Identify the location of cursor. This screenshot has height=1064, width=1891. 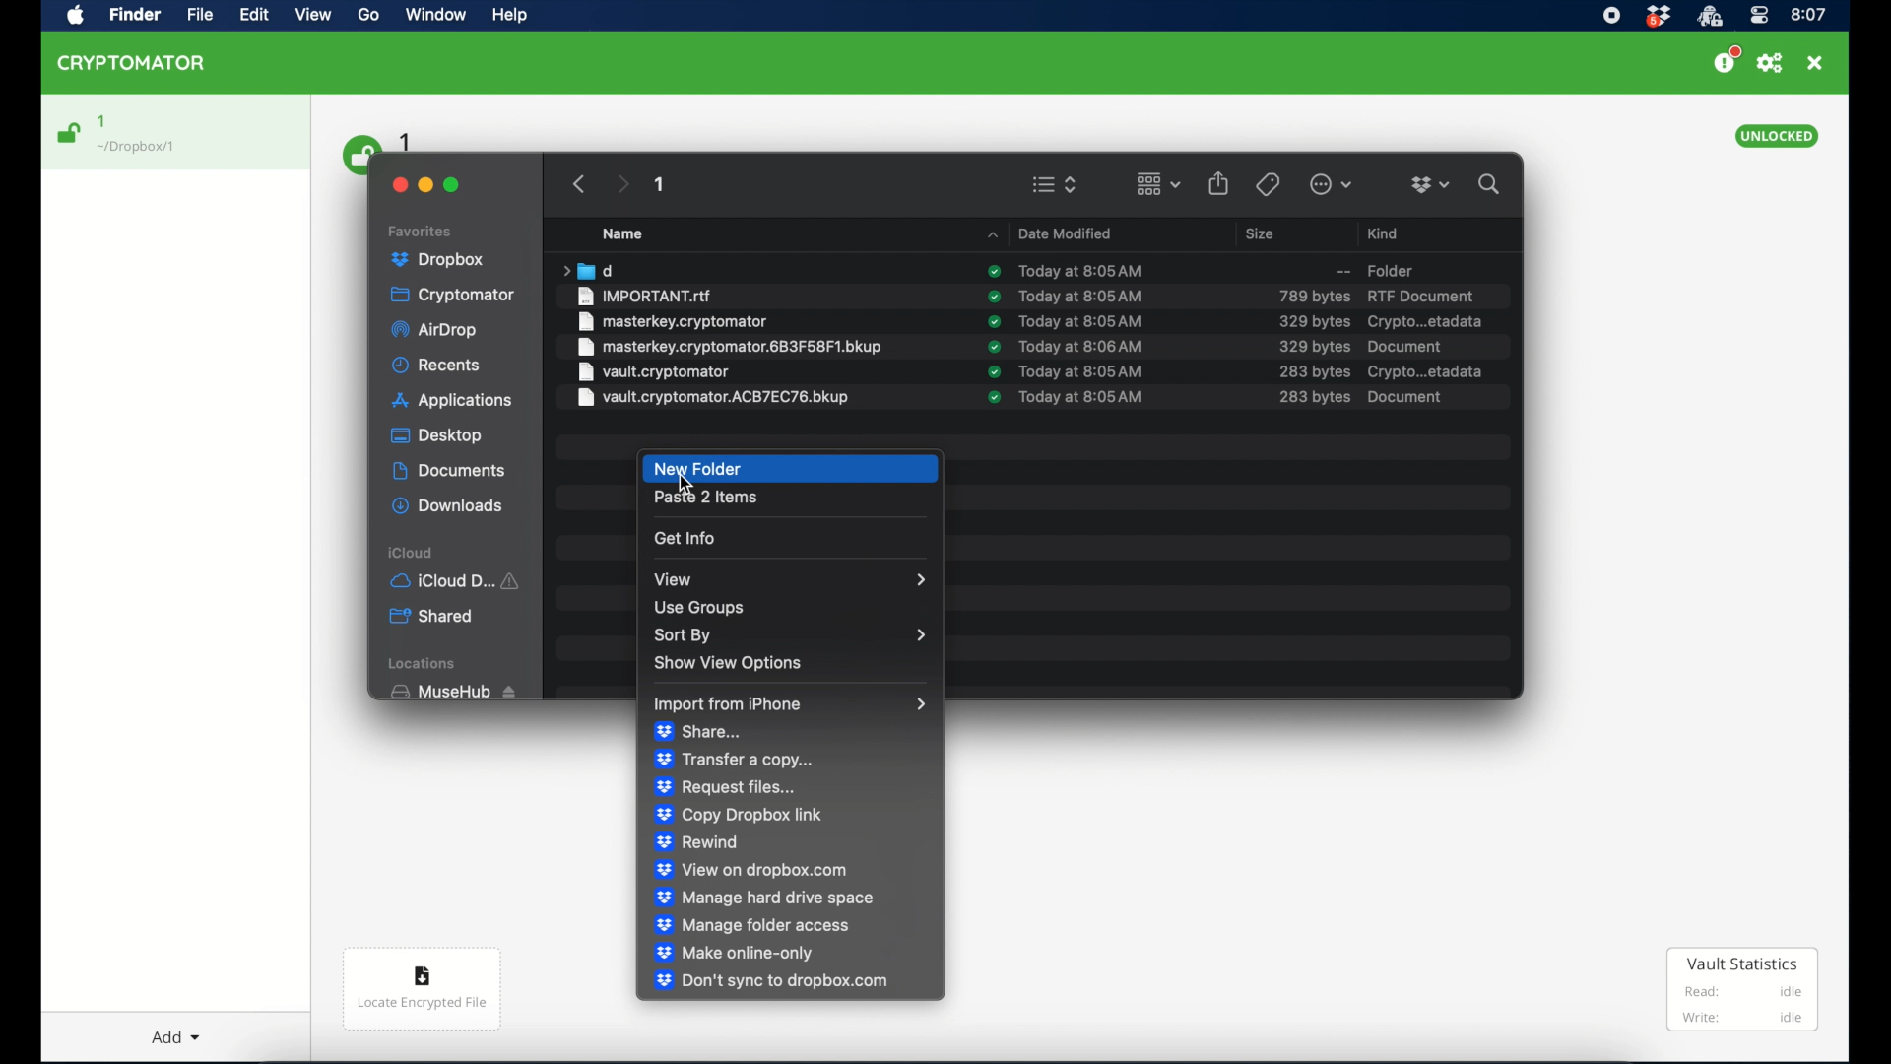
(691, 484).